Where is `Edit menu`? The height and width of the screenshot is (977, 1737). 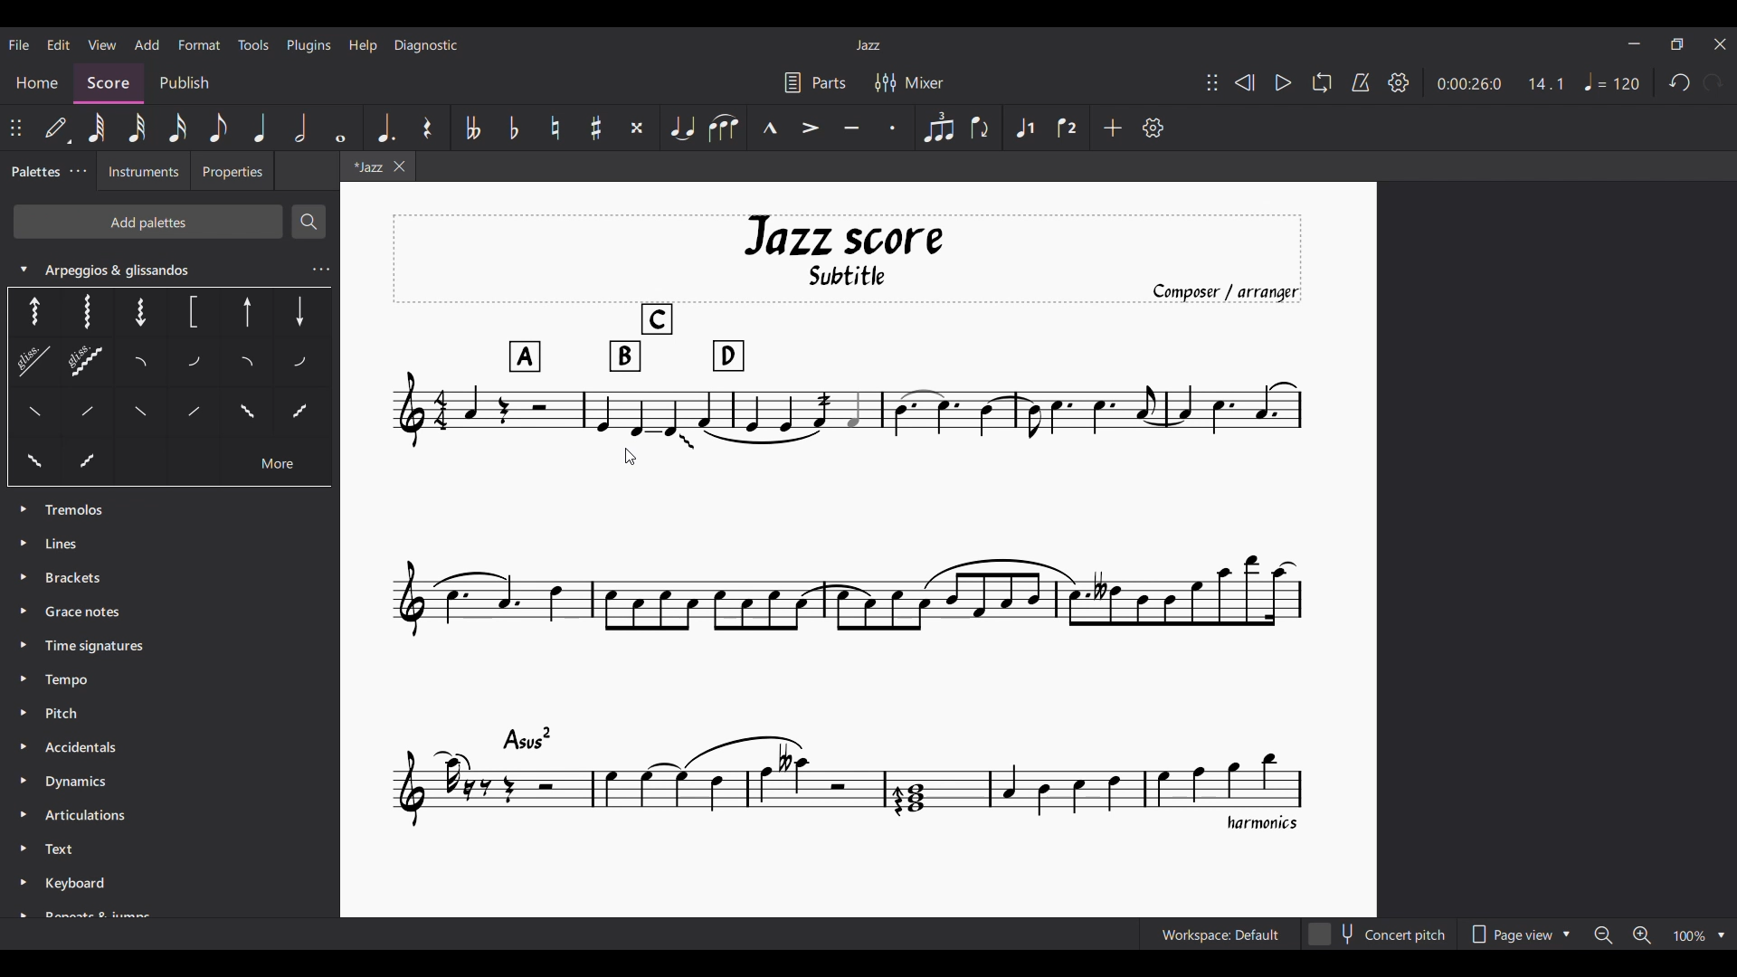 Edit menu is located at coordinates (59, 45).